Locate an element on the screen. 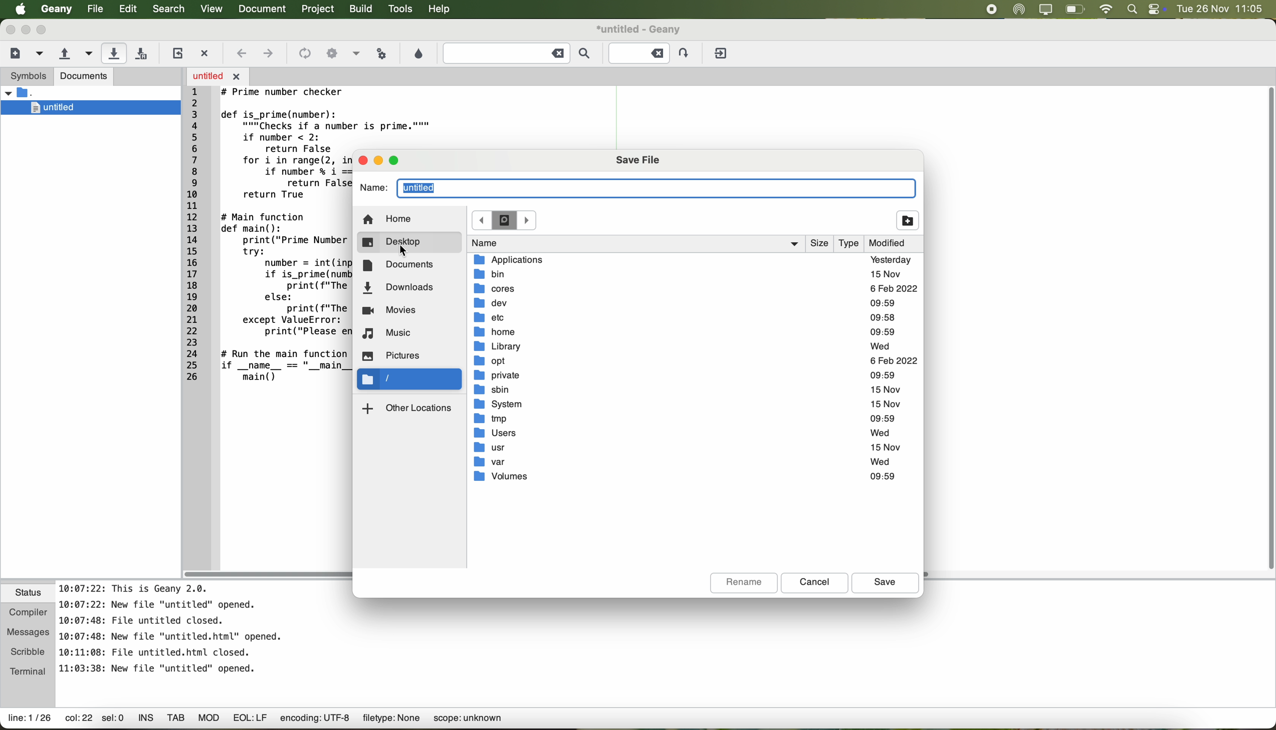  bin is located at coordinates (688, 274).